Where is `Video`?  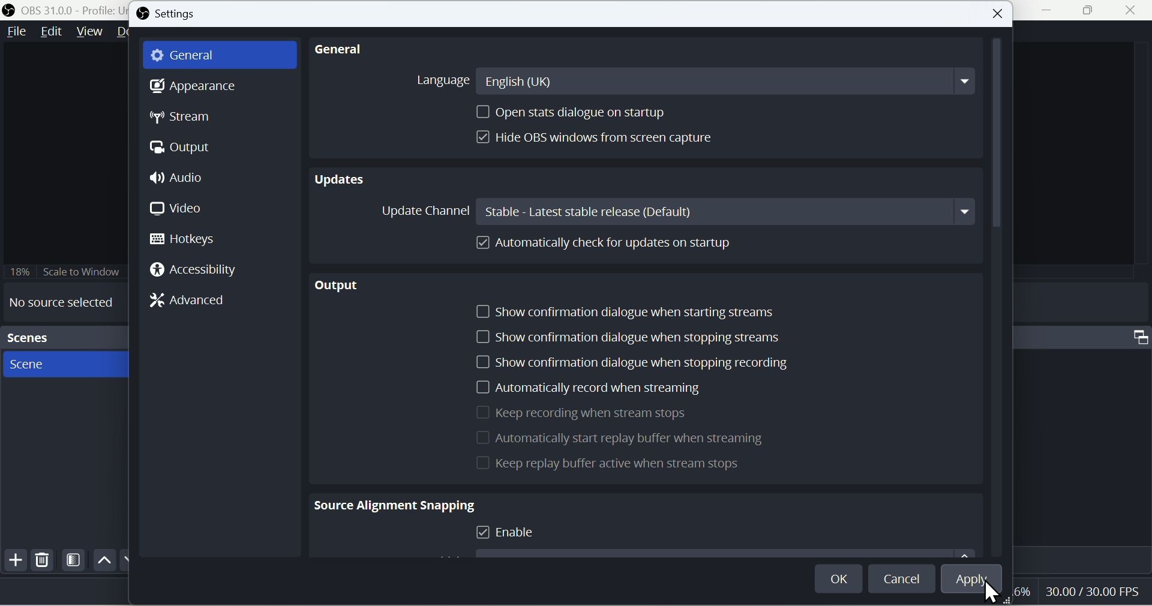 Video is located at coordinates (184, 209).